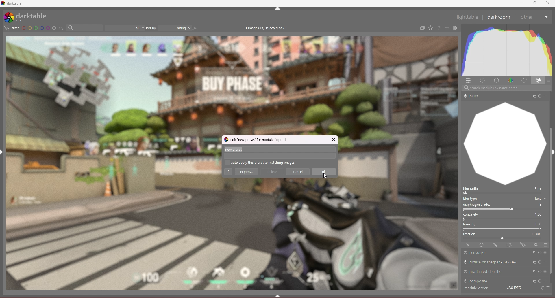 The width and height of the screenshot is (555, 298). Describe the element at coordinates (468, 81) in the screenshot. I see `quick access panel` at that location.